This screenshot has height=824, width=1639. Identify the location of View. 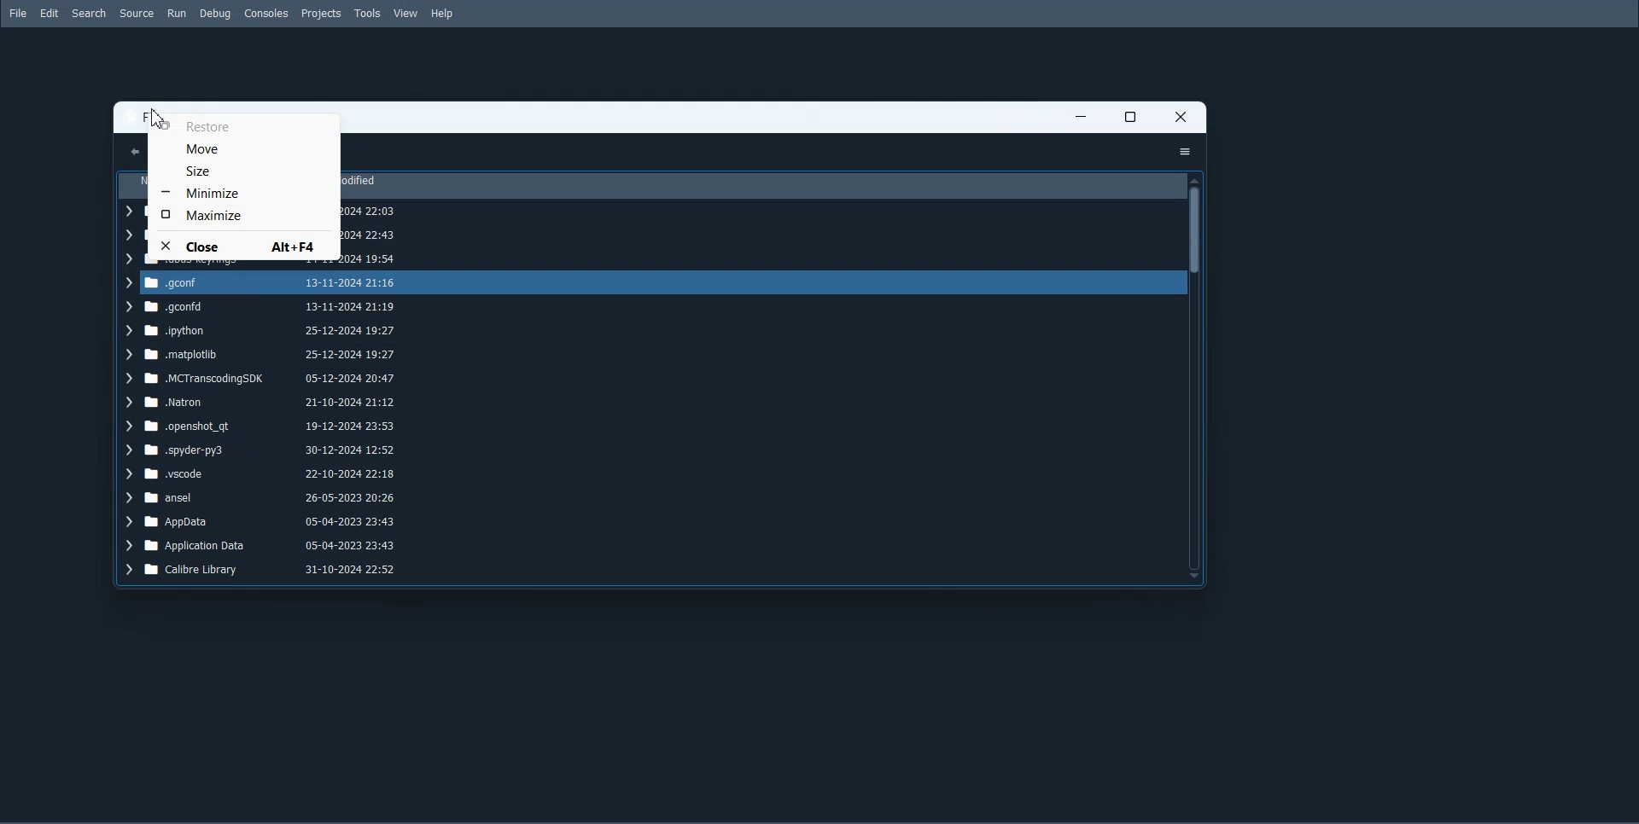
(405, 14).